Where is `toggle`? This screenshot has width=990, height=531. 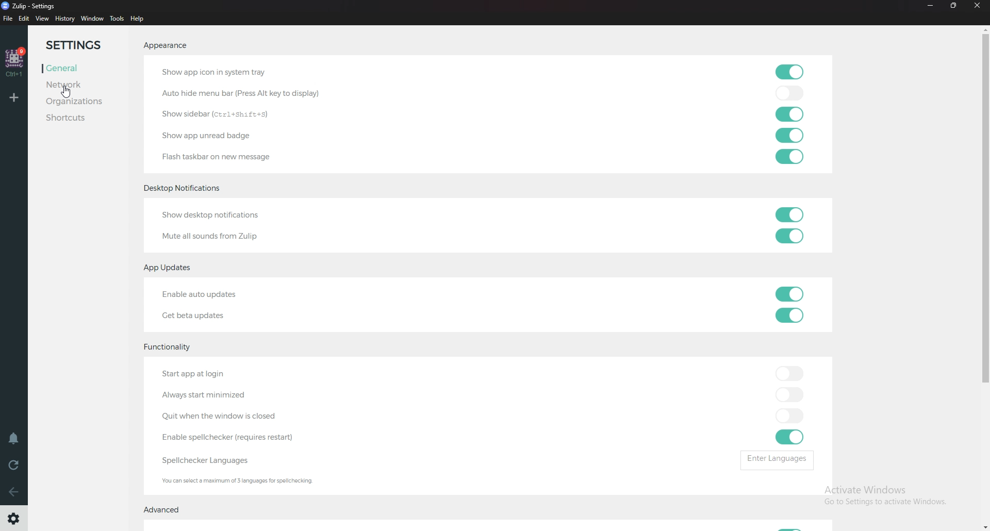
toggle is located at coordinates (788, 417).